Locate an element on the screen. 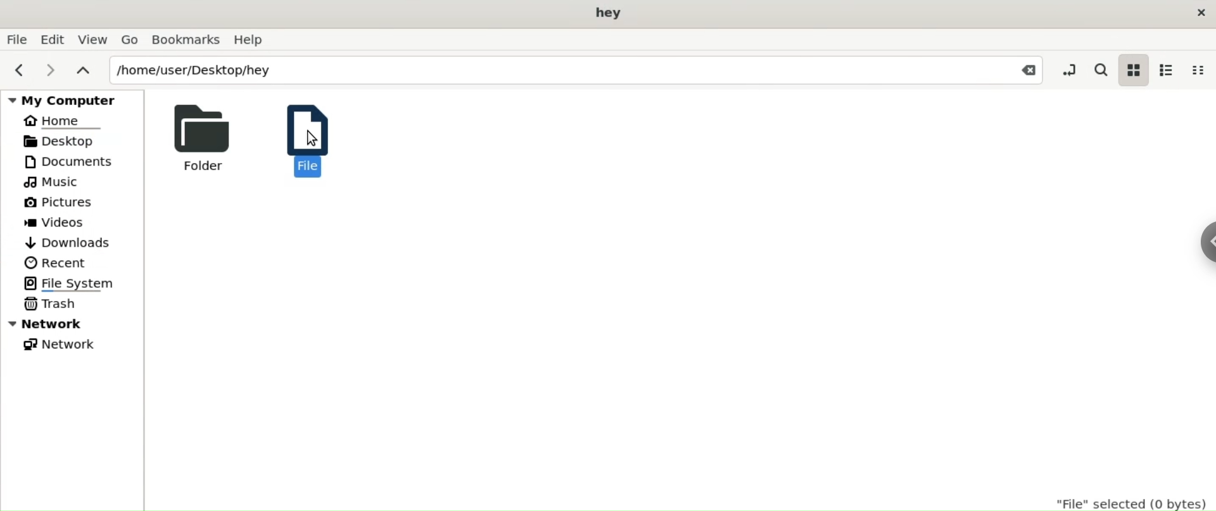 This screenshot has height=511, width=1216. Edit is located at coordinates (54, 39).